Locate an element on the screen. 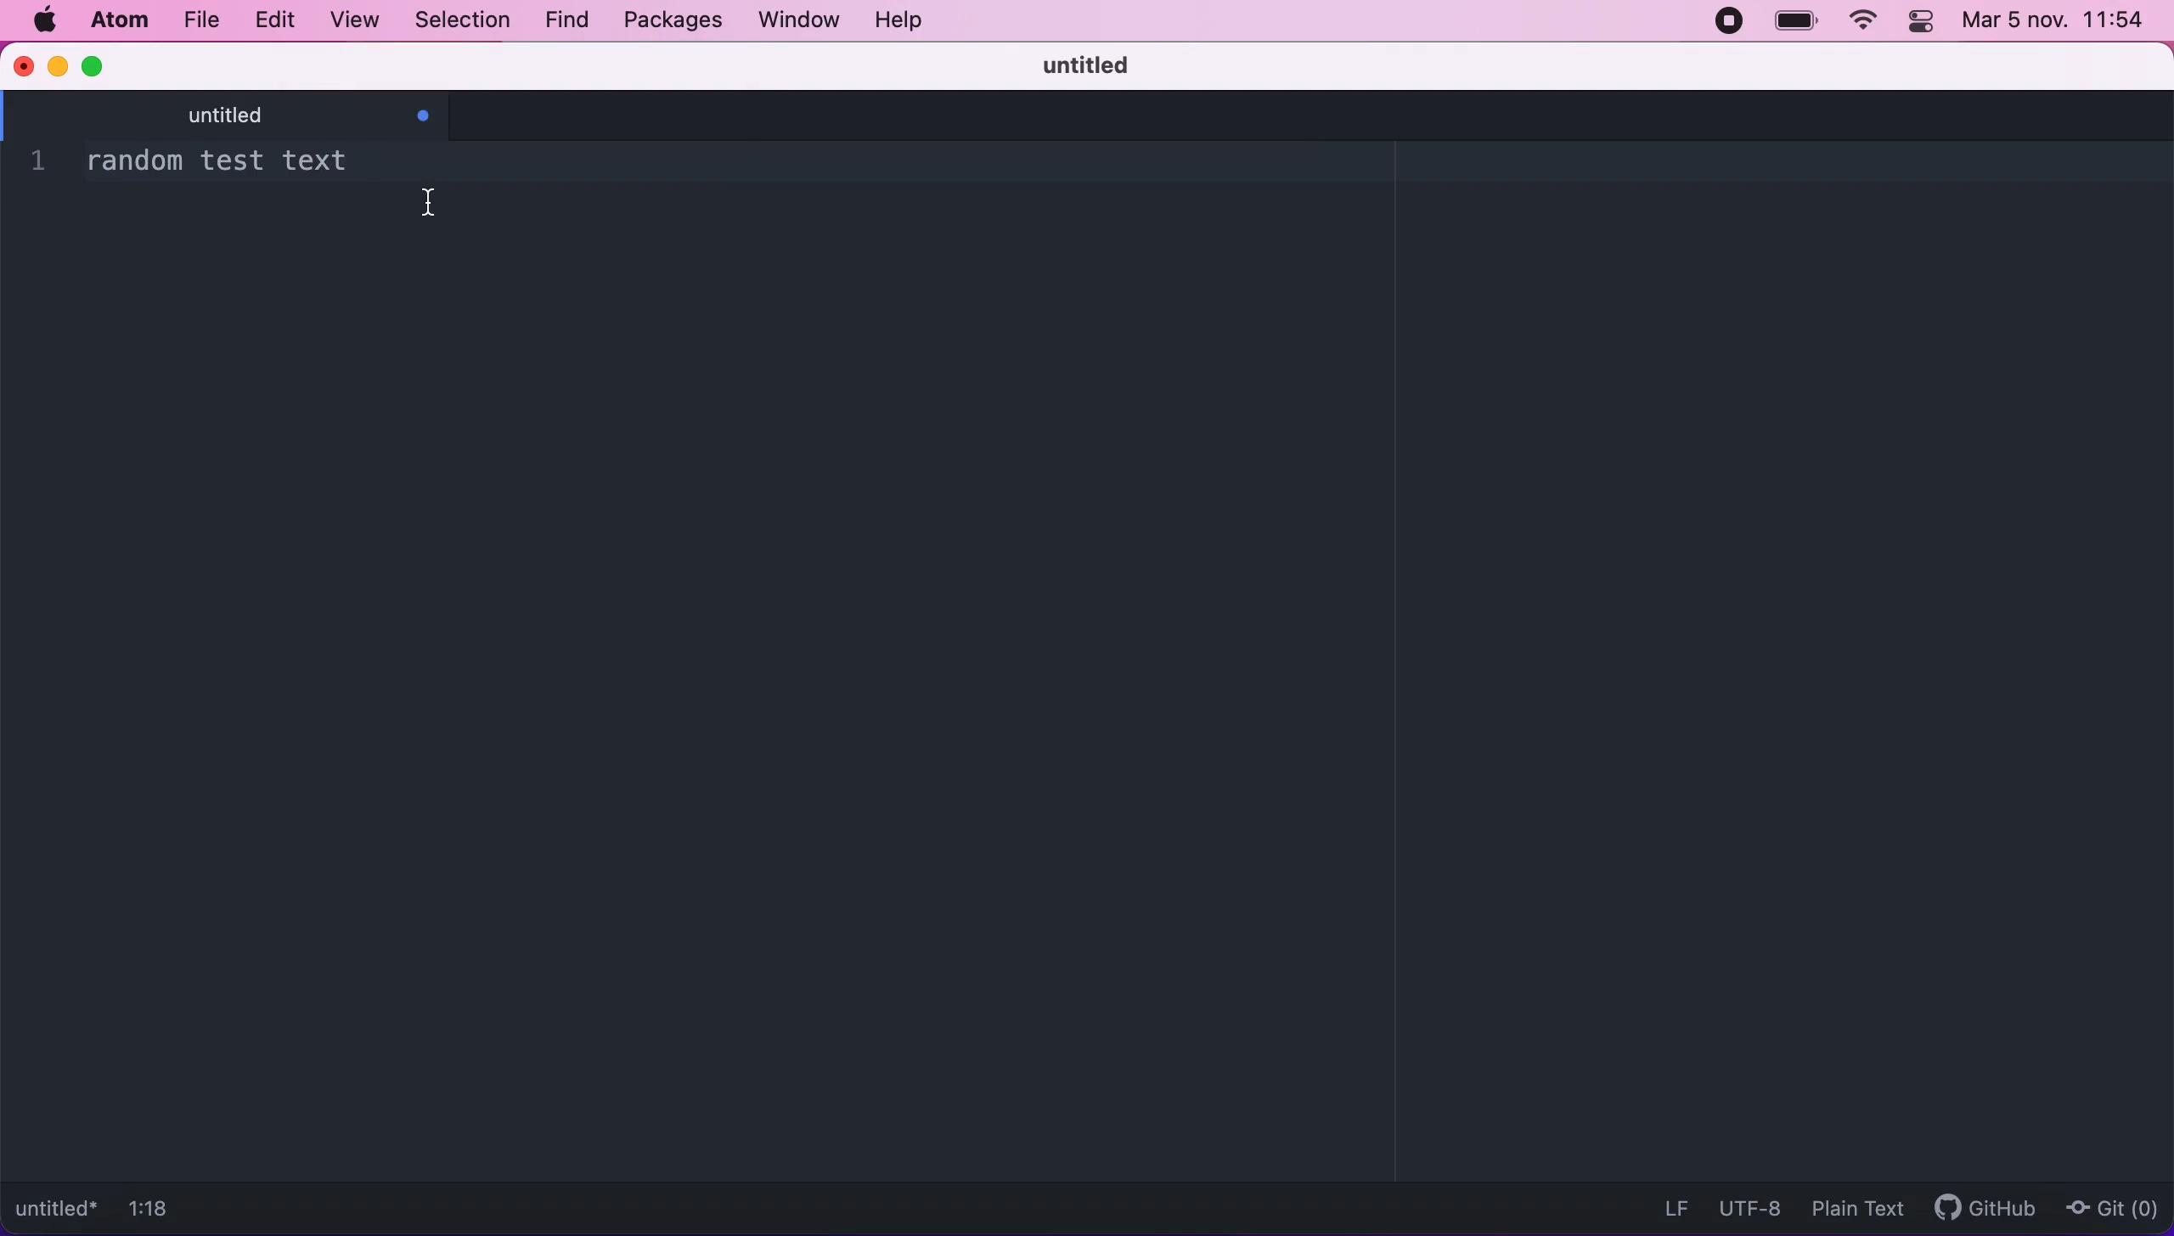 The image size is (2174, 1236). 1 random test text is located at coordinates (173, 163).